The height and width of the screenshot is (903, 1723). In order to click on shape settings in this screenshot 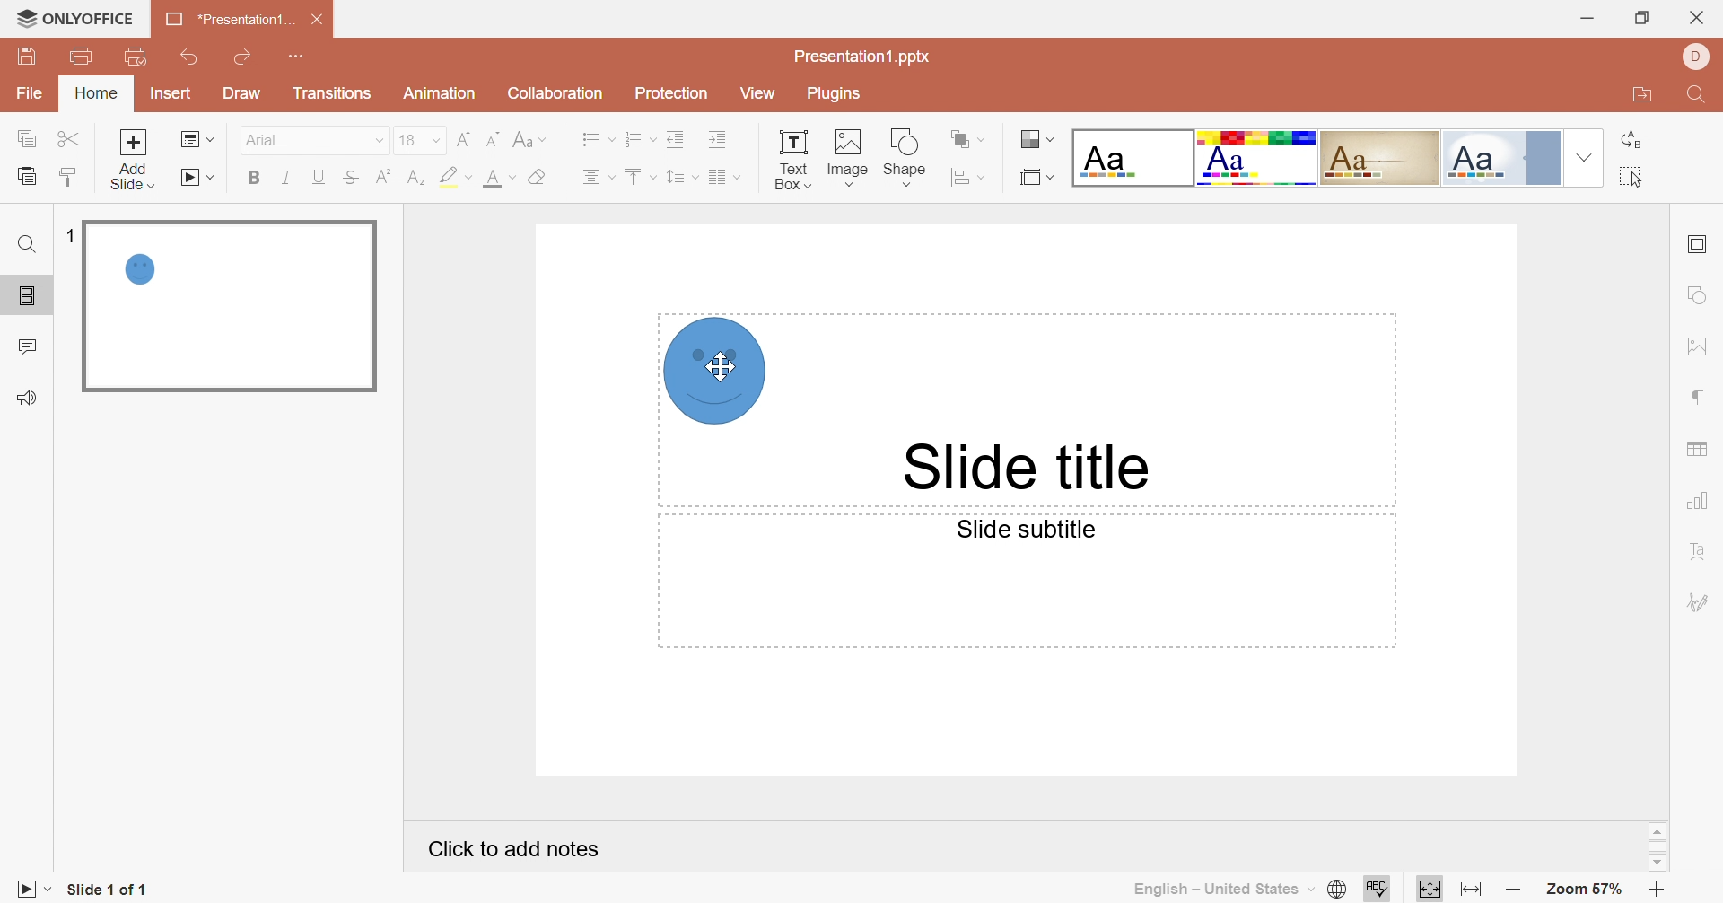, I will do `click(1700, 296)`.